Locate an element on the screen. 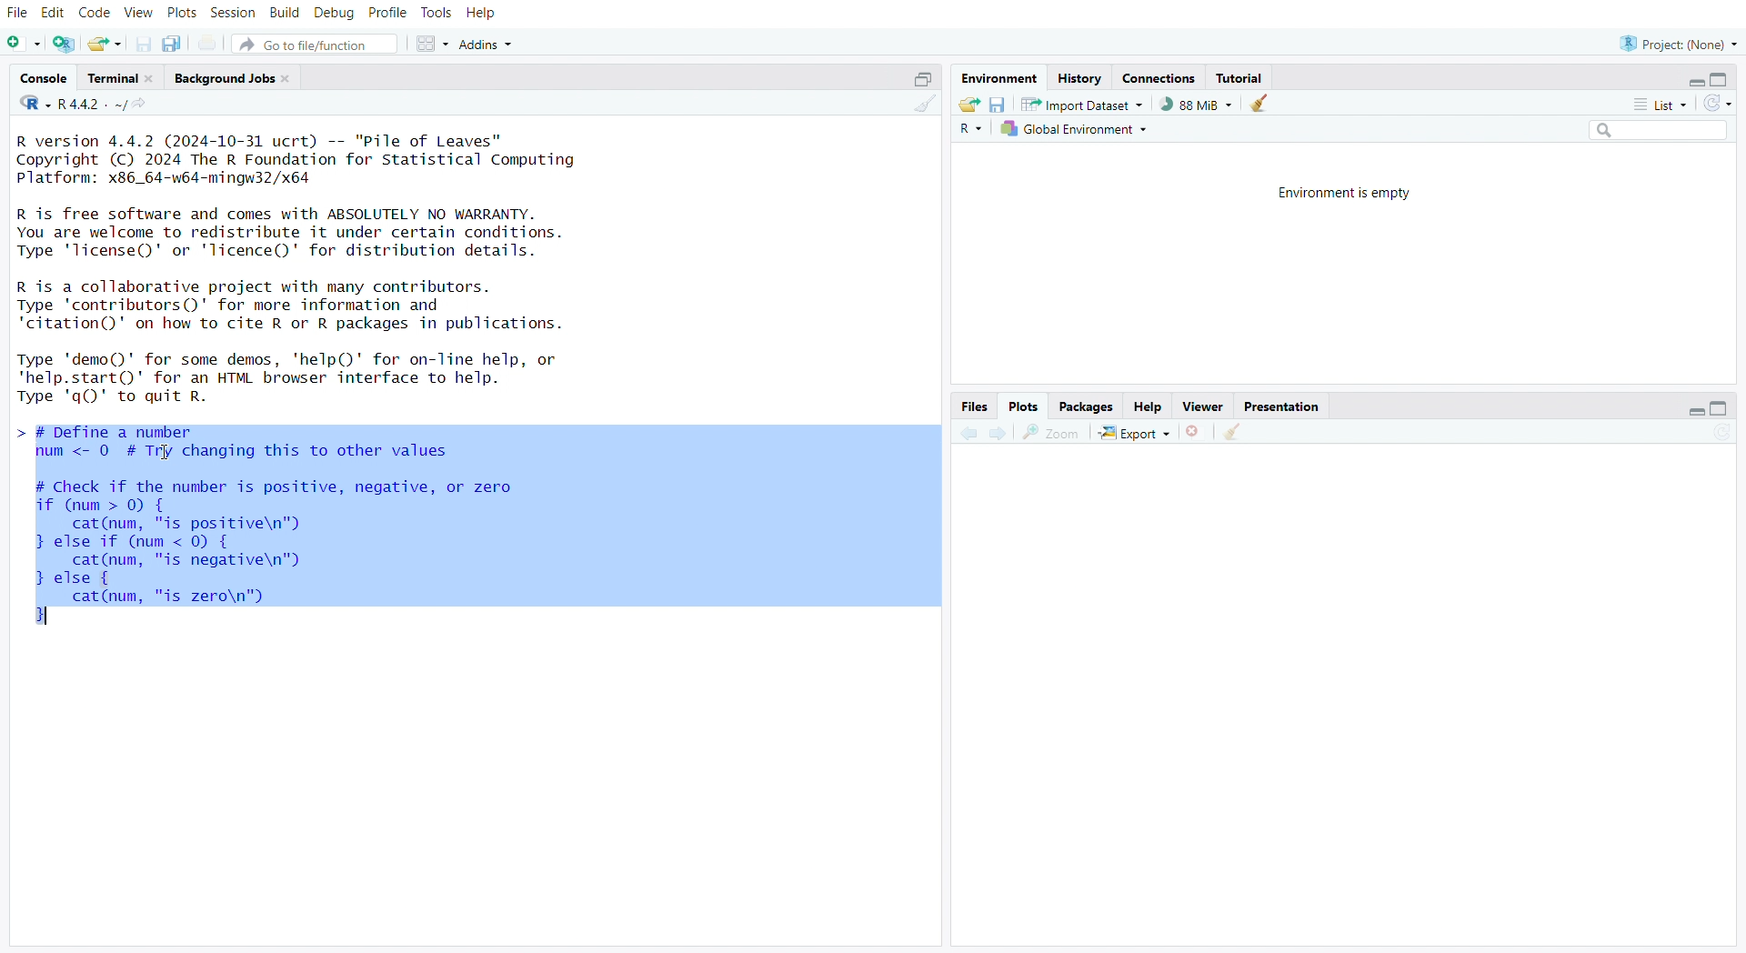  clear objects is located at coordinates (1261, 105).